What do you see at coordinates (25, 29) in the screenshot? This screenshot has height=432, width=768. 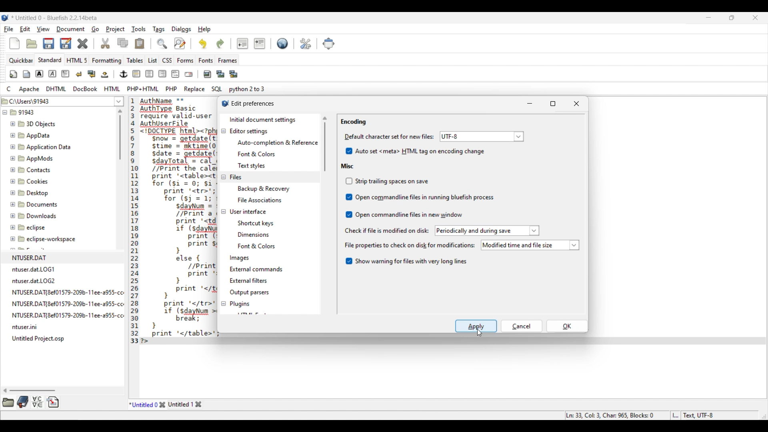 I see `Edit menu` at bounding box center [25, 29].